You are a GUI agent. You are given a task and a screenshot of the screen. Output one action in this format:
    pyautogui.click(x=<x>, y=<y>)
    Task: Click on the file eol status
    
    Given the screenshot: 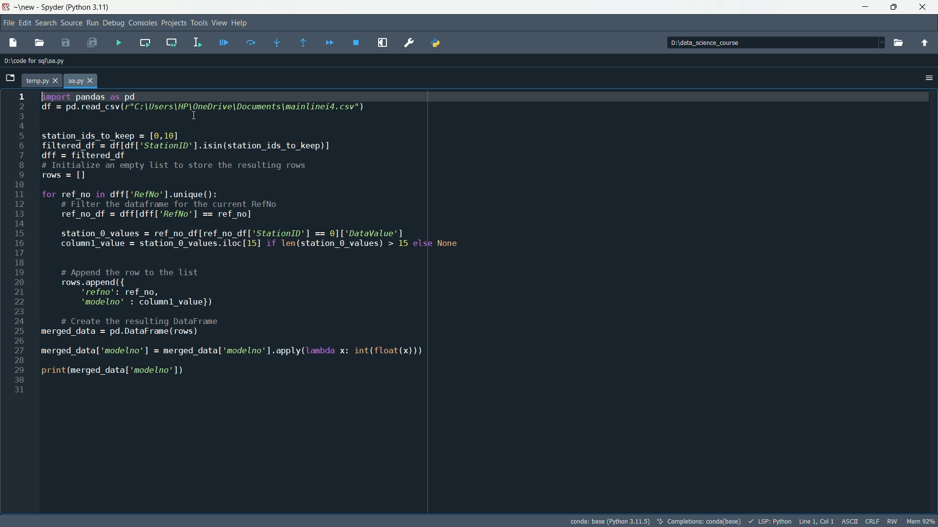 What is the action you would take?
    pyautogui.click(x=871, y=521)
    